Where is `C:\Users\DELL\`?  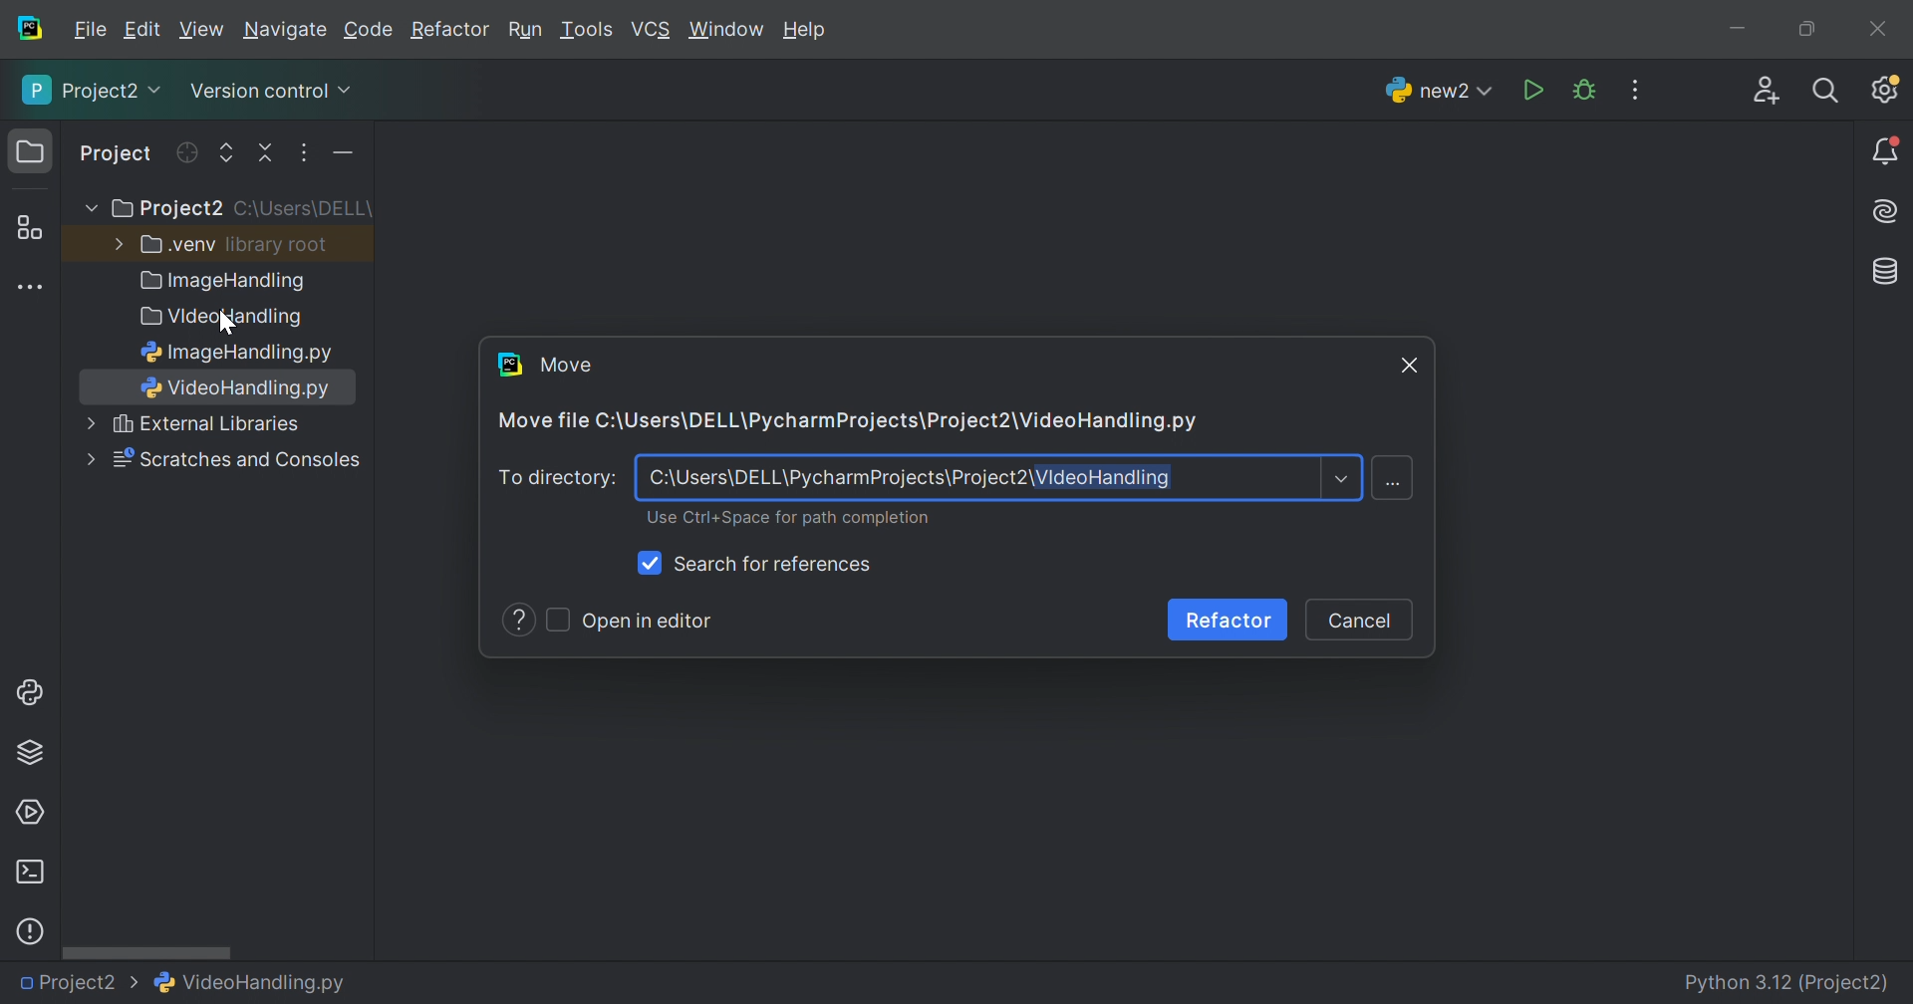
C:\Users\DELL\ is located at coordinates (303, 209).